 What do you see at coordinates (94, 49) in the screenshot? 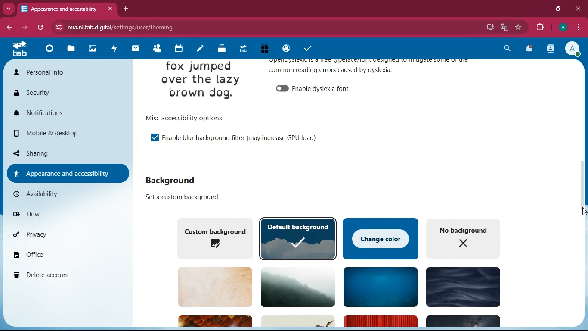
I see `images` at bounding box center [94, 49].